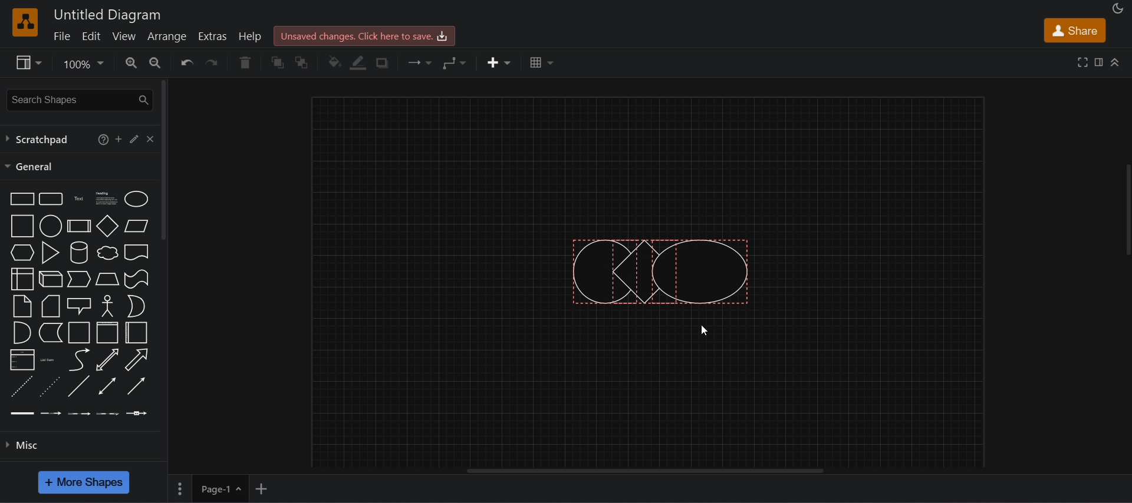 This screenshot has height=503, width=1132. Describe the element at coordinates (1116, 61) in the screenshot. I see `collapse/expand ` at that location.